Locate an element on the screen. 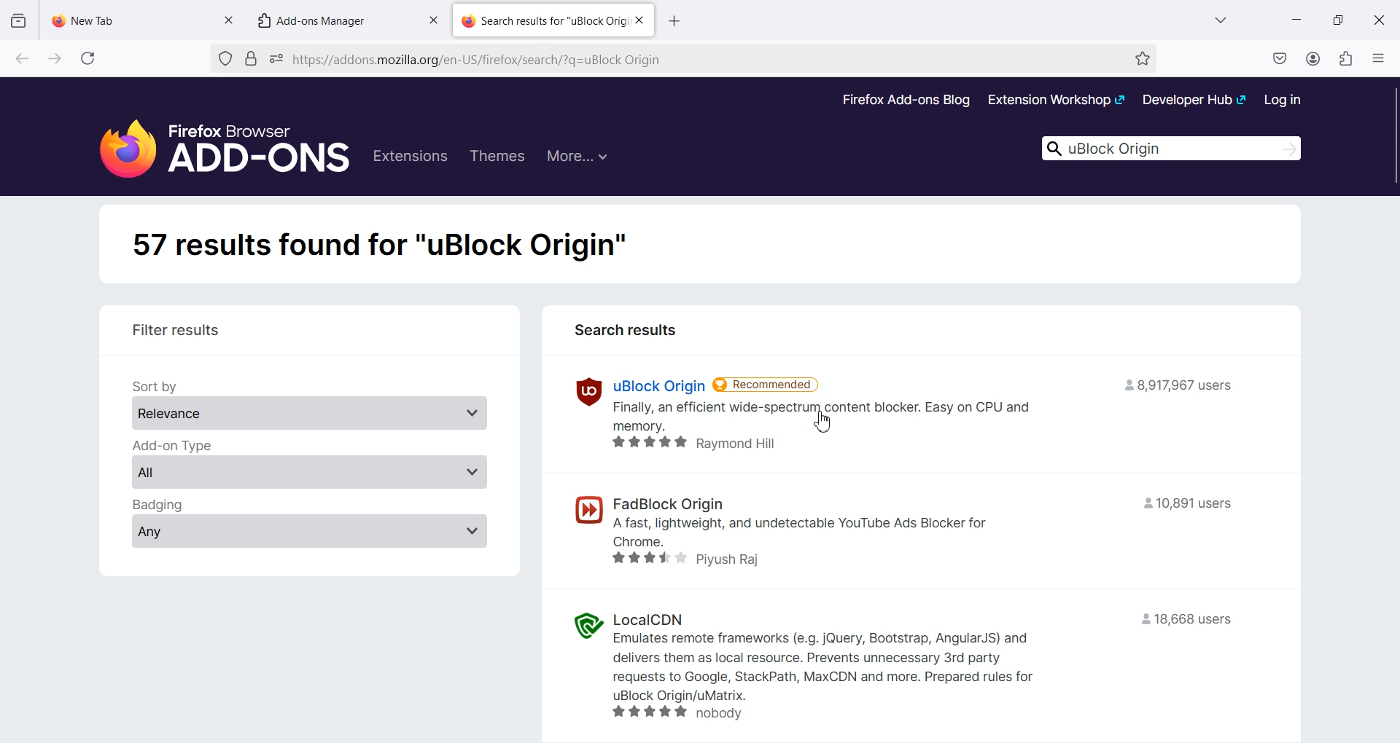 This screenshot has width=1400, height=743. uBlock Origin is located at coordinates (579, 390).